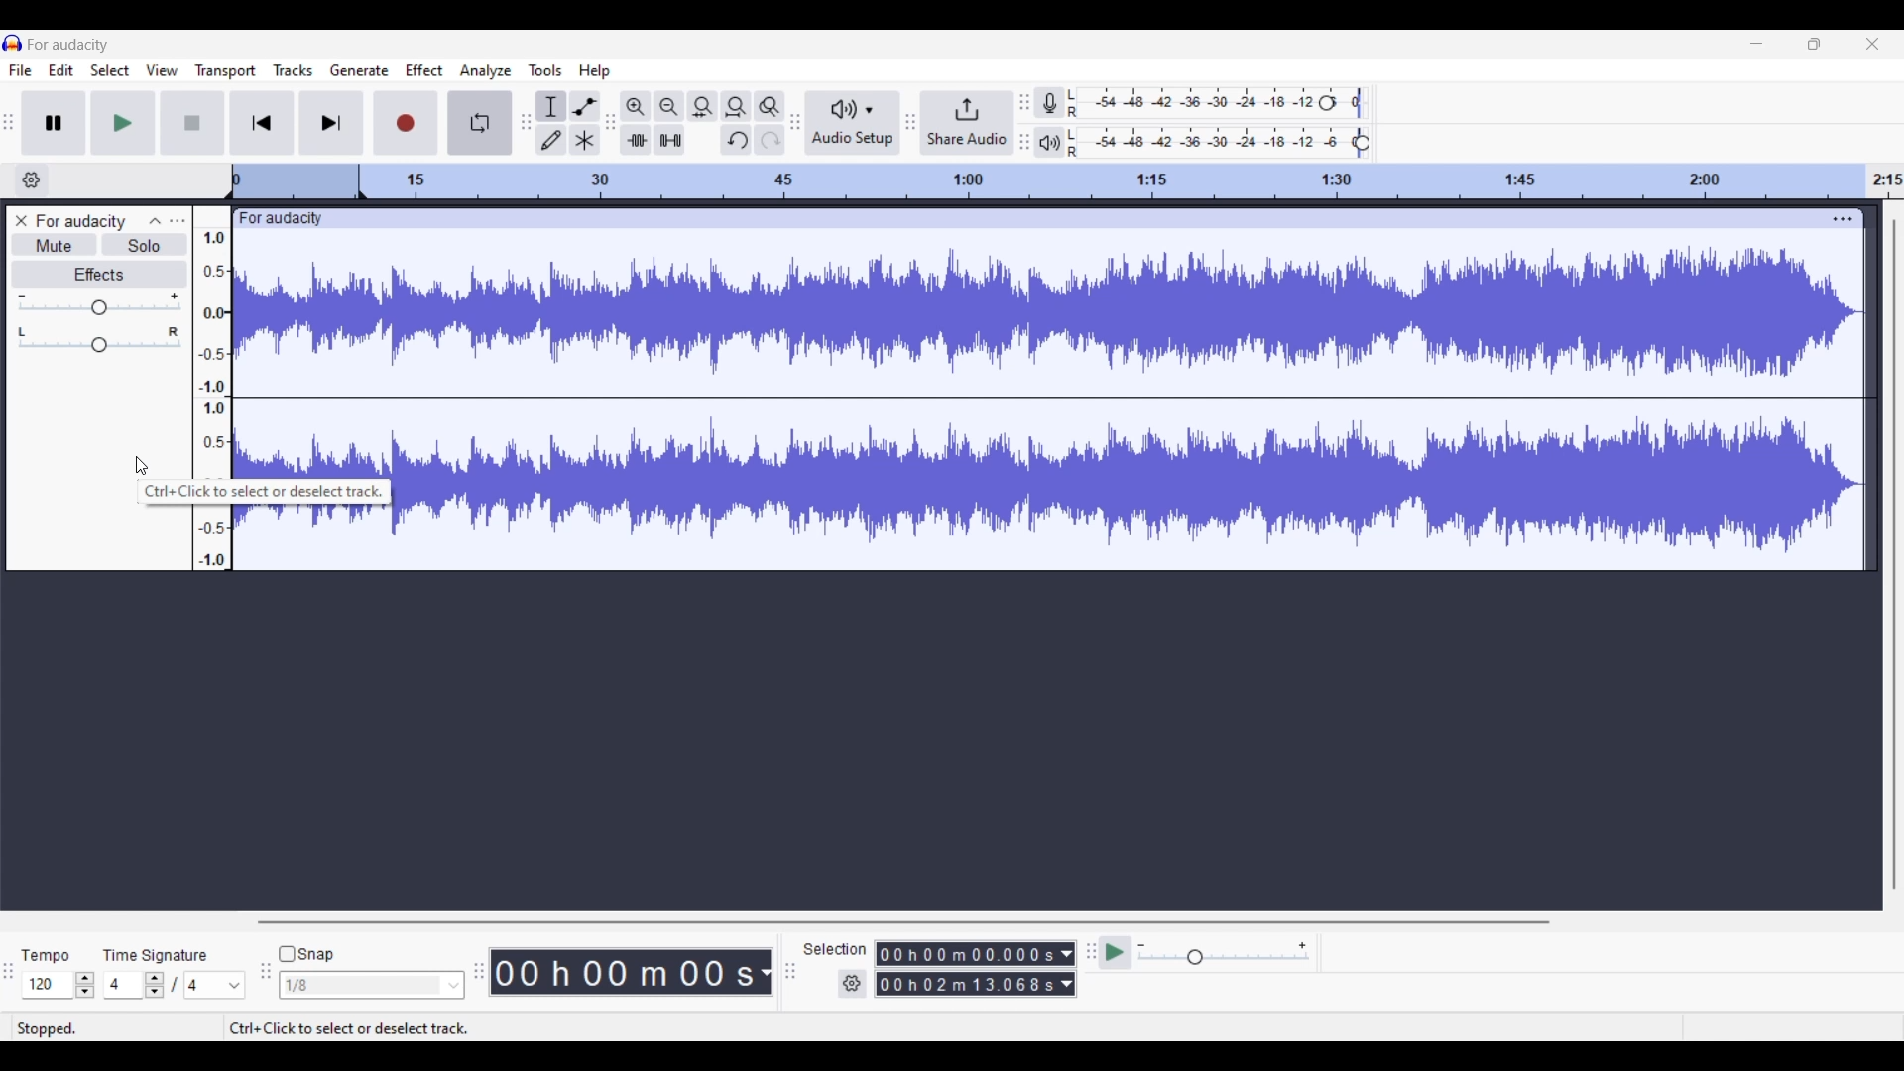 This screenshot has height=1071, width=1904. I want to click on Help menu, so click(594, 71).